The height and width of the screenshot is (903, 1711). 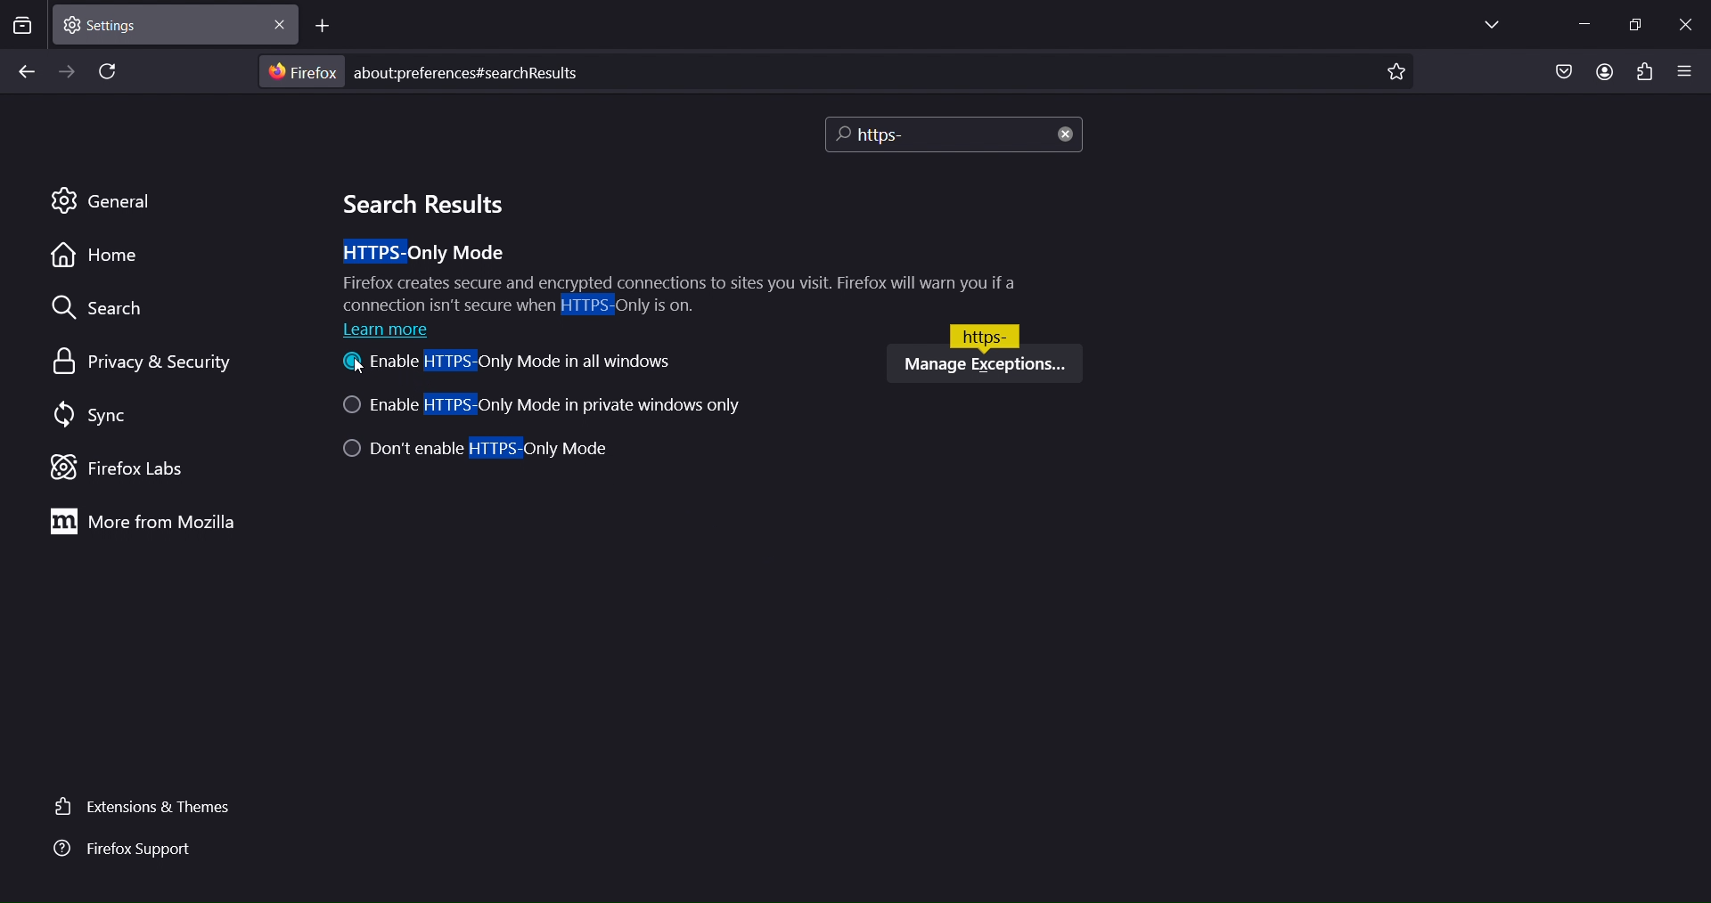 I want to click on go back one page, so click(x=24, y=73).